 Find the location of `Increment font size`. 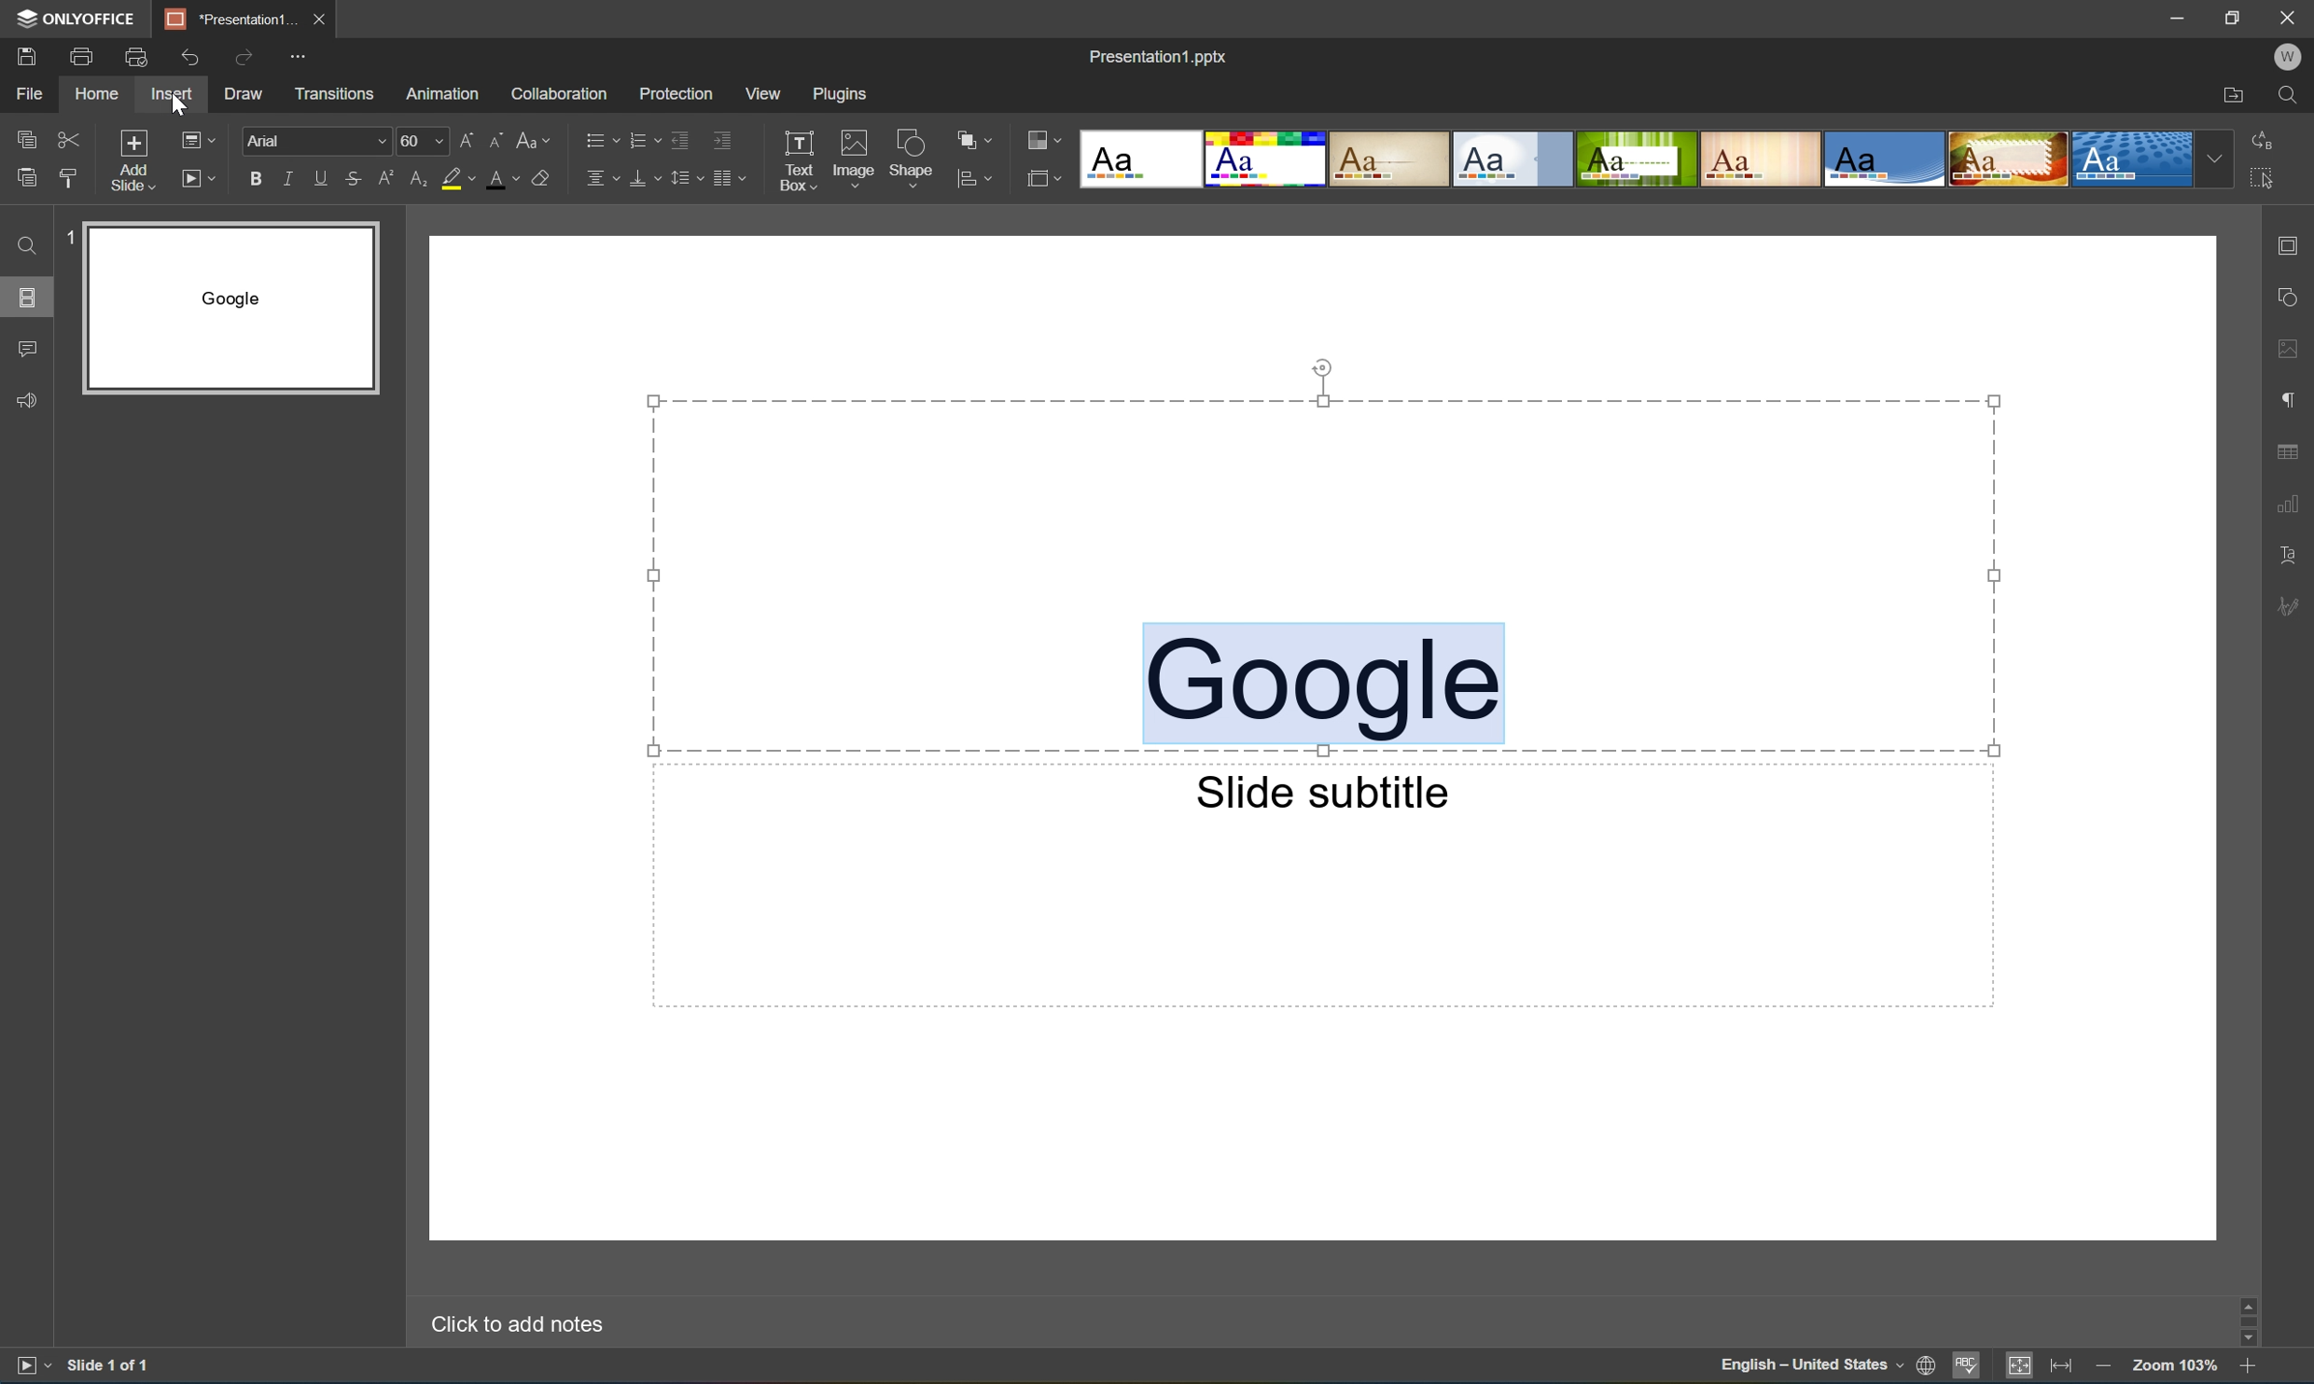

Increment font size is located at coordinates (469, 138).